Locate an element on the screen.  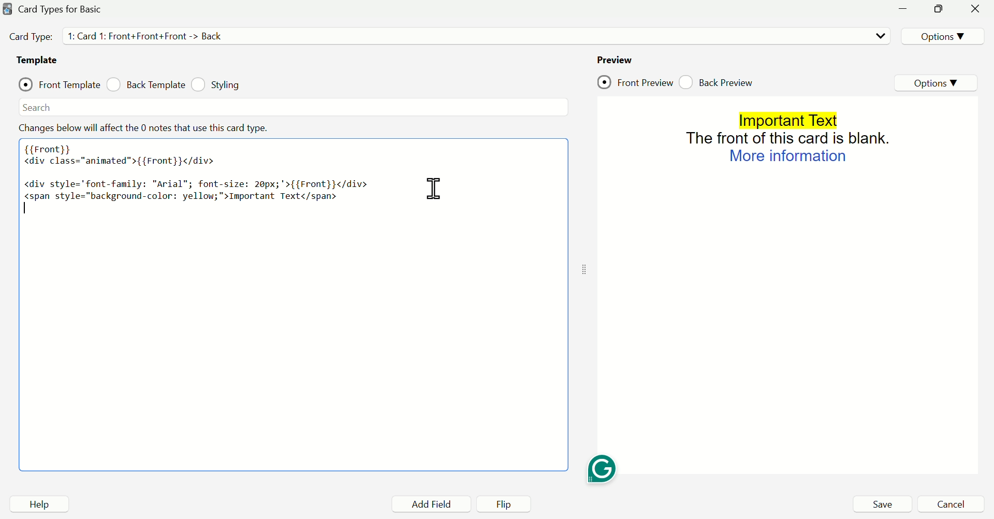
Cancel is located at coordinates (947, 504).